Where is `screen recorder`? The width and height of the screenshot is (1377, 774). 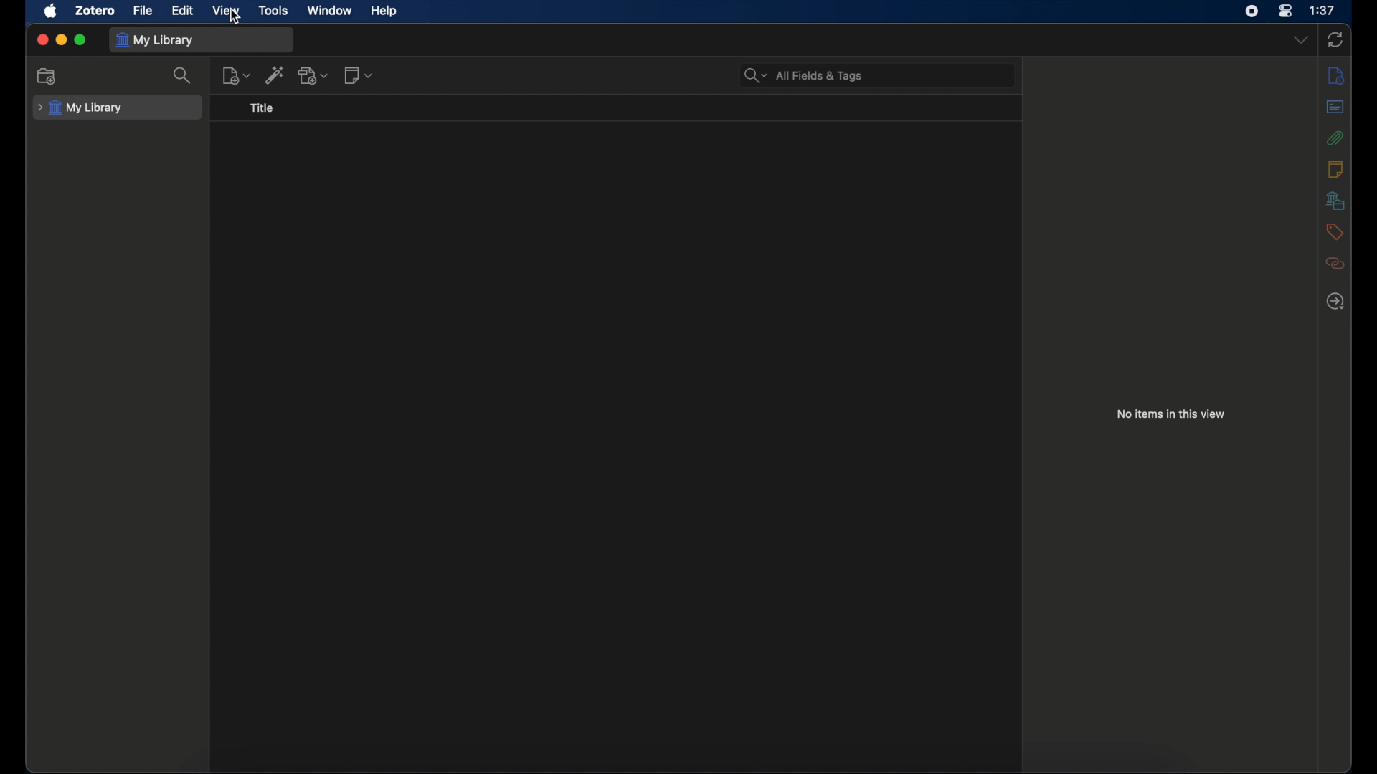
screen recorder is located at coordinates (1251, 11).